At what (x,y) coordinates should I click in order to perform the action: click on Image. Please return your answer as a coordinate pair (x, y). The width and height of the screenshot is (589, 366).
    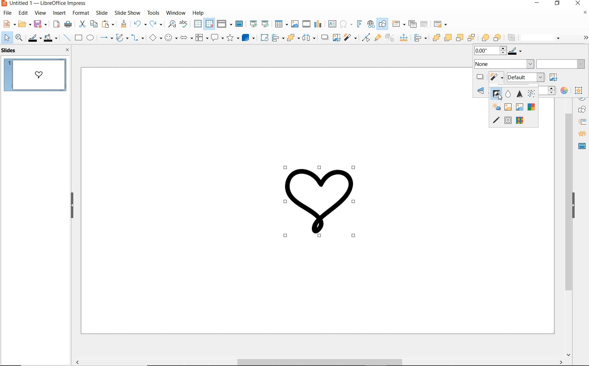
    Looking at the image, I should click on (324, 204).